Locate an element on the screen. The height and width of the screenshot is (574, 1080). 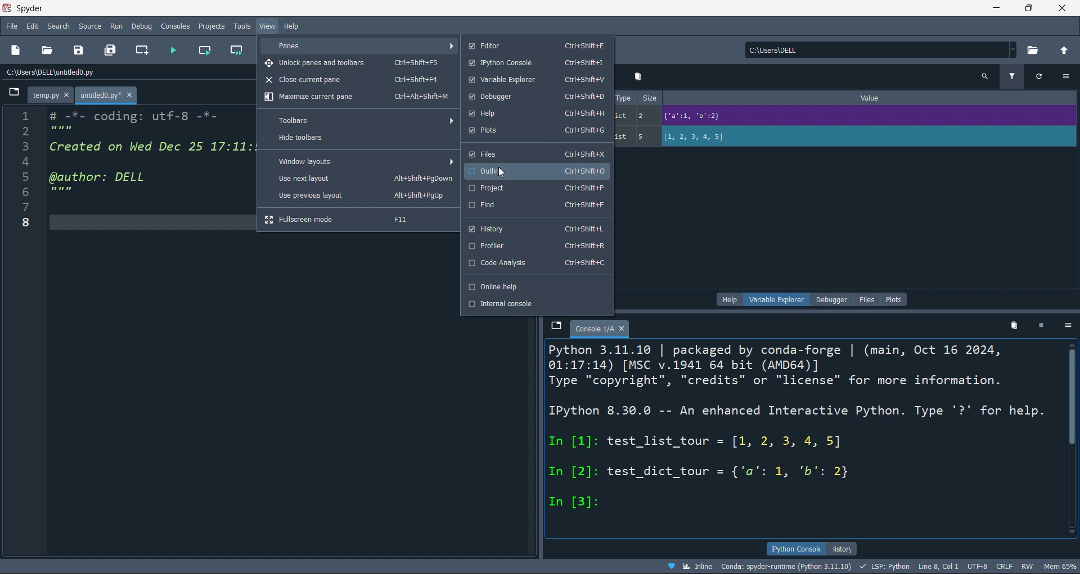
search is located at coordinates (983, 75).